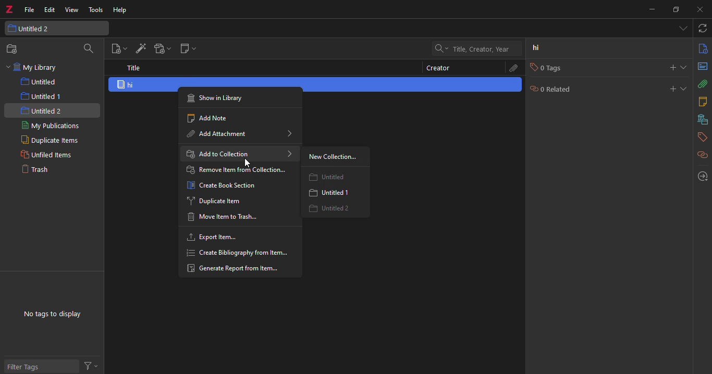 The width and height of the screenshot is (712, 374). I want to click on z, so click(11, 10).